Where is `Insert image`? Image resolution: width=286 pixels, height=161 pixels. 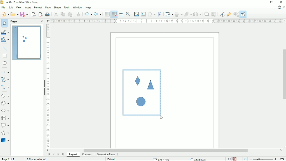
Insert image is located at coordinates (136, 14).